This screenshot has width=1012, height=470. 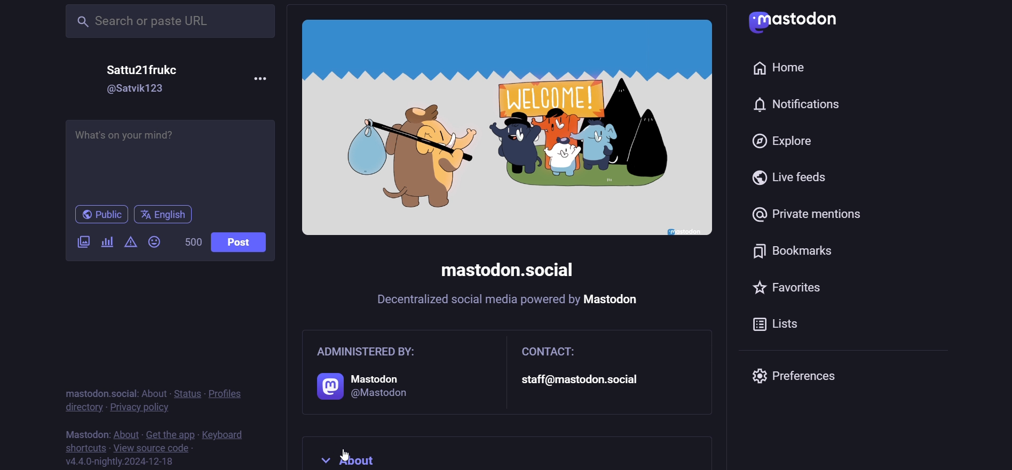 What do you see at coordinates (151, 448) in the screenshot?
I see `view source code` at bounding box center [151, 448].